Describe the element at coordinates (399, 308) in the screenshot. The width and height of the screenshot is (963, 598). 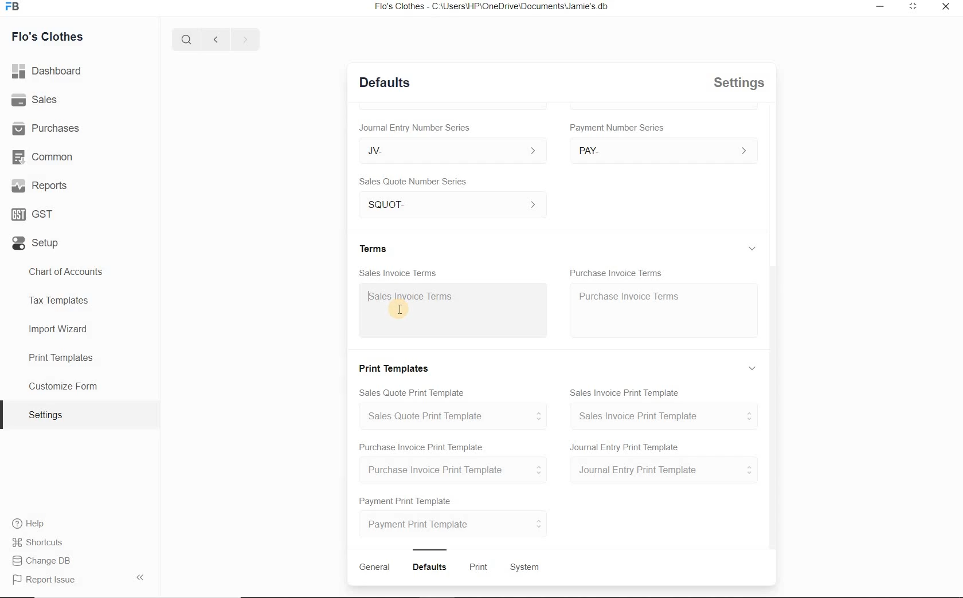
I see `Cursor` at that location.